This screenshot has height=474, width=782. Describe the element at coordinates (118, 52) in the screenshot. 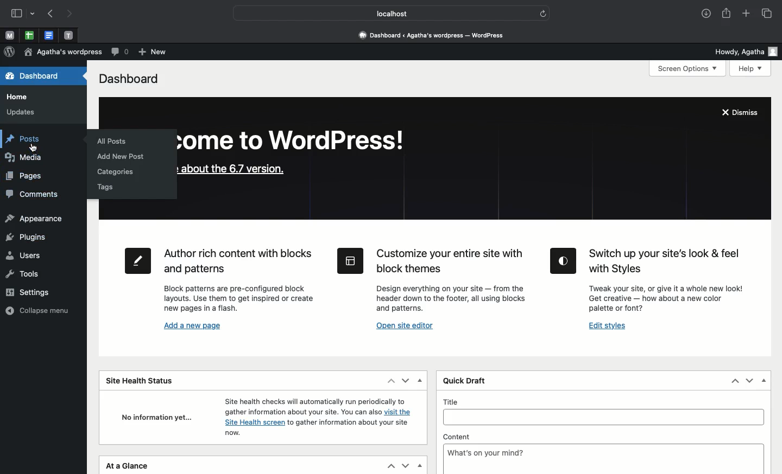

I see `Comment` at that location.